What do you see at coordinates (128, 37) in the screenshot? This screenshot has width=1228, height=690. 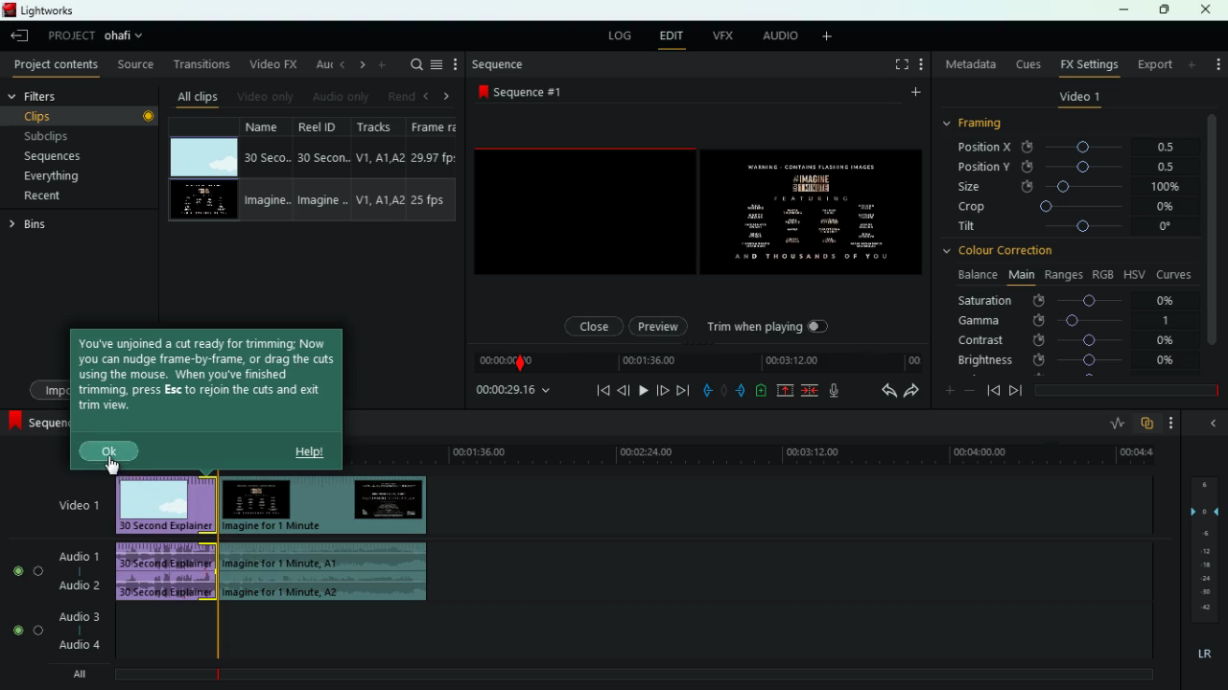 I see `project name` at bounding box center [128, 37].